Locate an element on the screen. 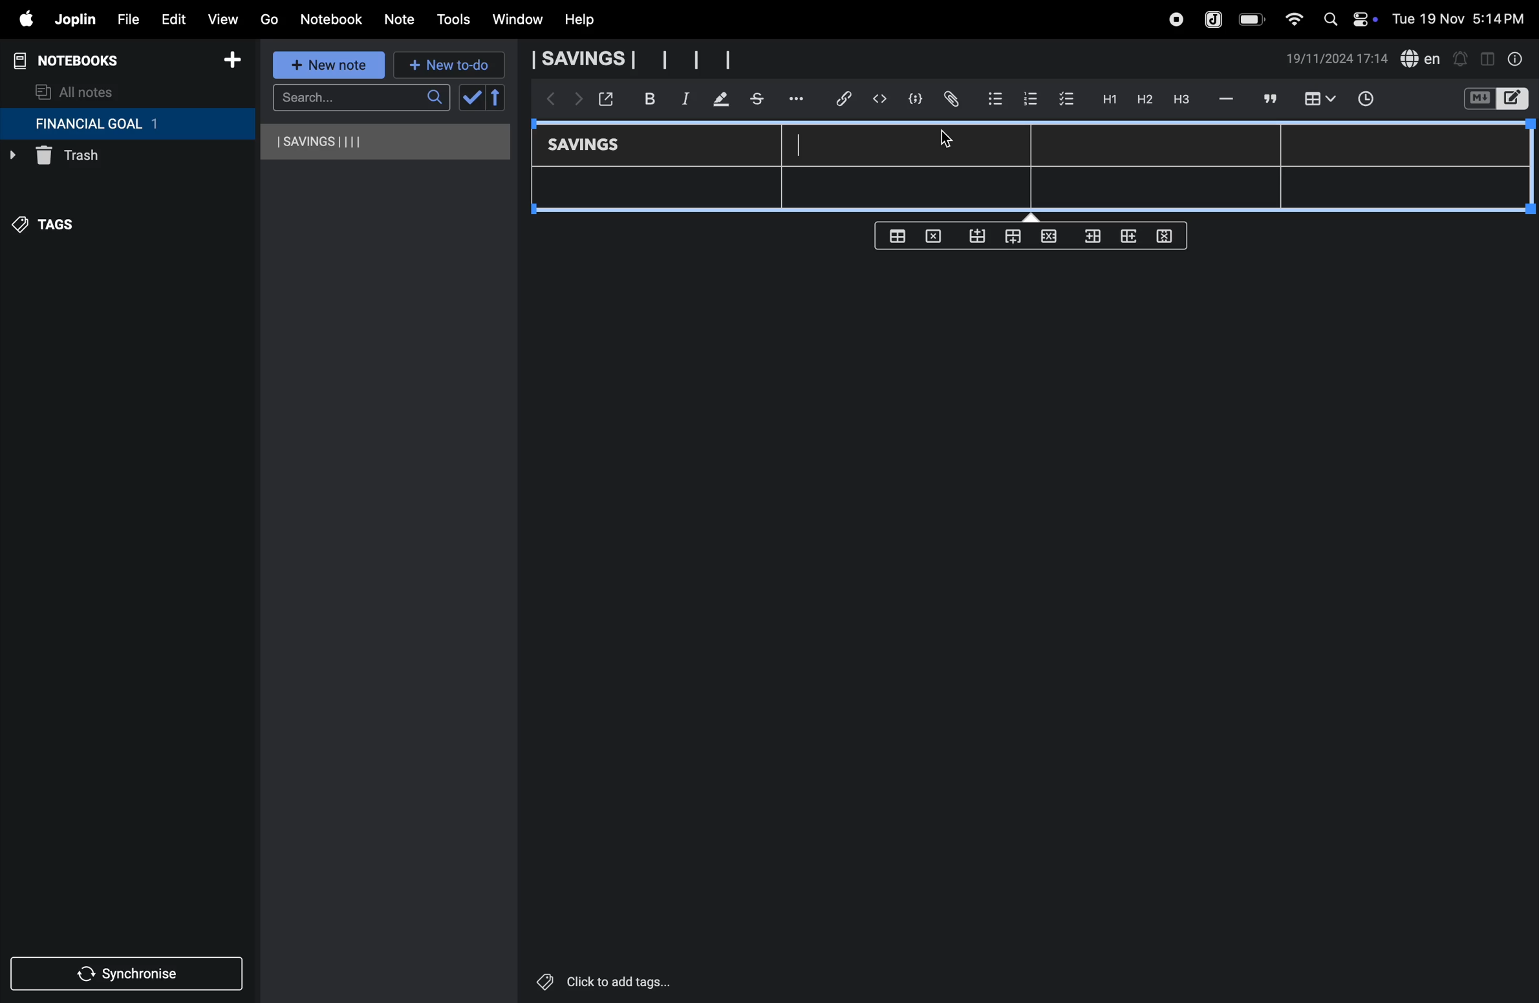 The height and width of the screenshot is (1003, 1539). comment is located at coordinates (1268, 98).